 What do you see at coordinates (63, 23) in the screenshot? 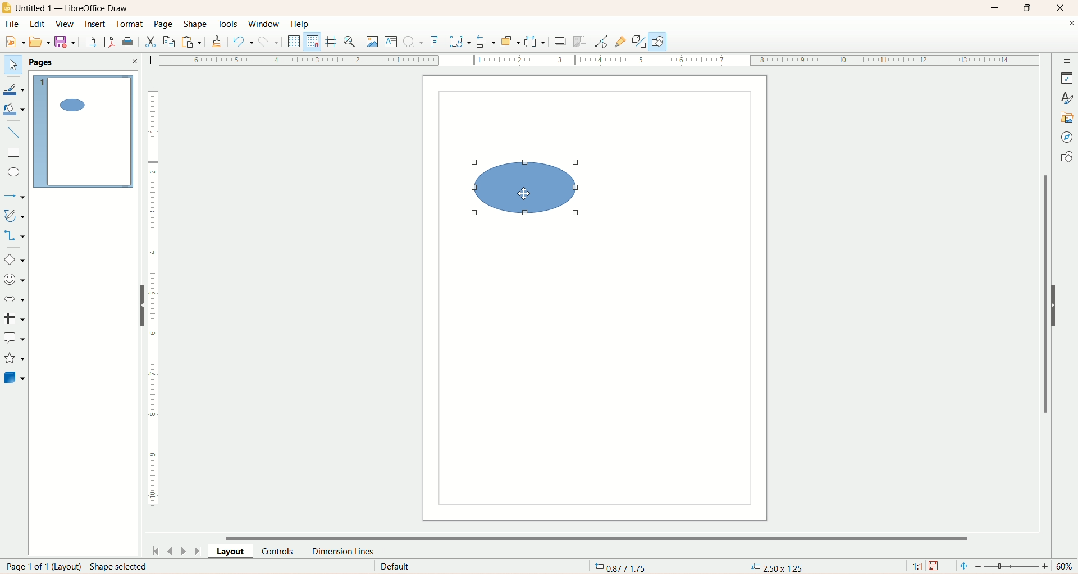
I see `view` at bounding box center [63, 23].